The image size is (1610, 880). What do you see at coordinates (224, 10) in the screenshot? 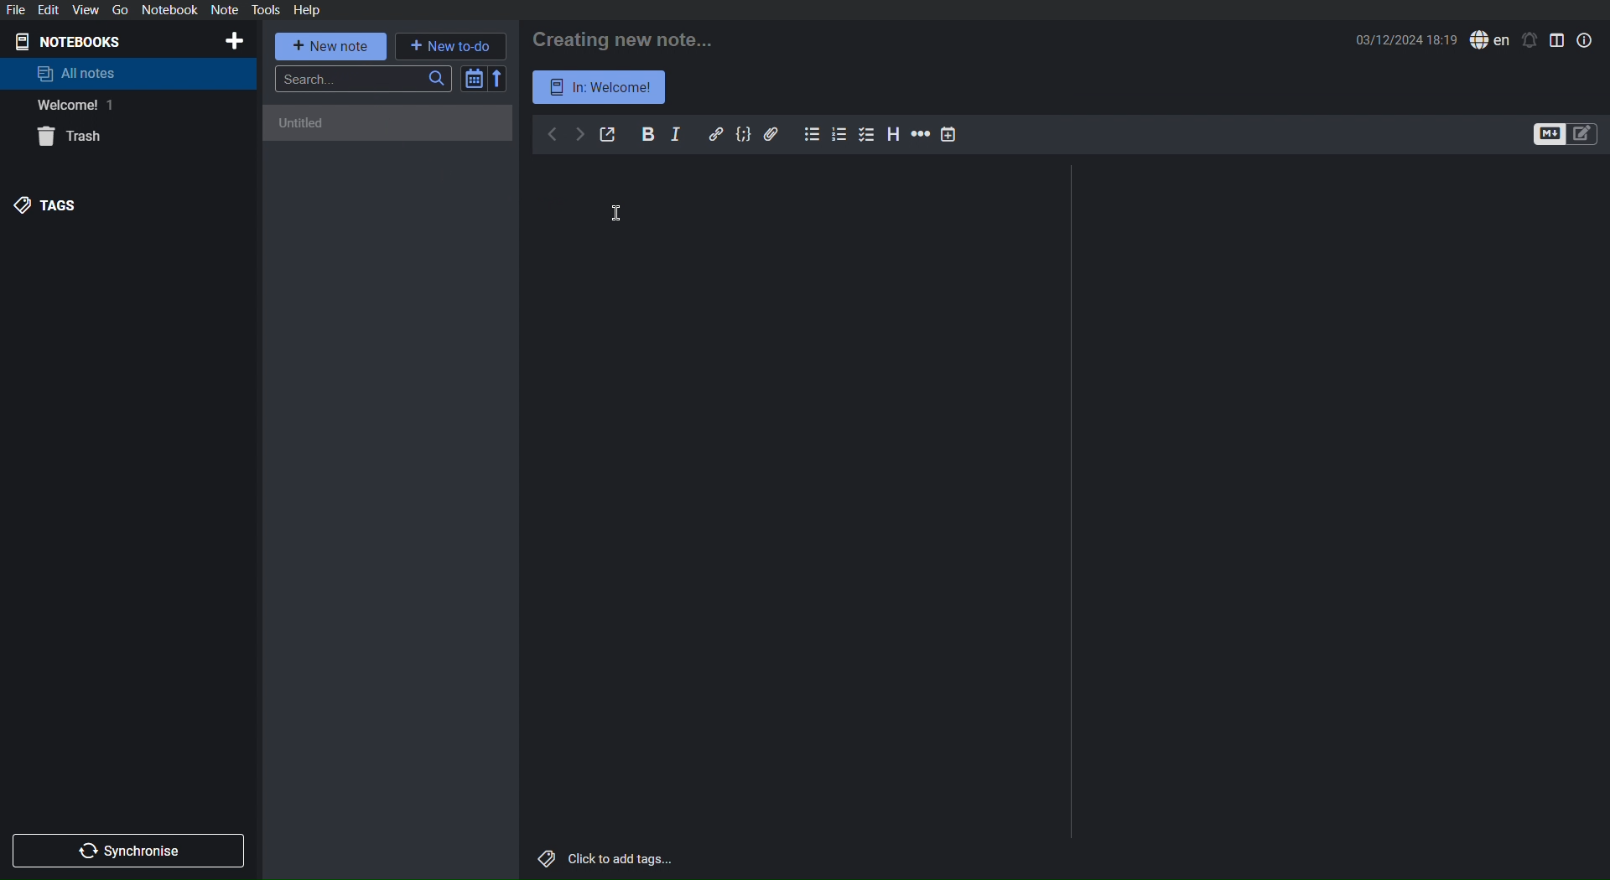
I see `Note` at bounding box center [224, 10].